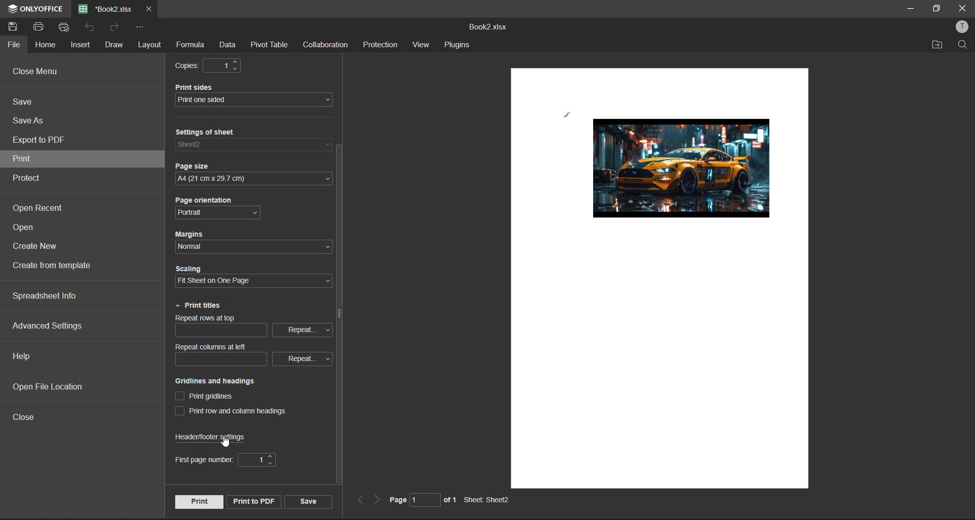 This screenshot has width=975, height=520. What do you see at coordinates (380, 46) in the screenshot?
I see `protection` at bounding box center [380, 46].